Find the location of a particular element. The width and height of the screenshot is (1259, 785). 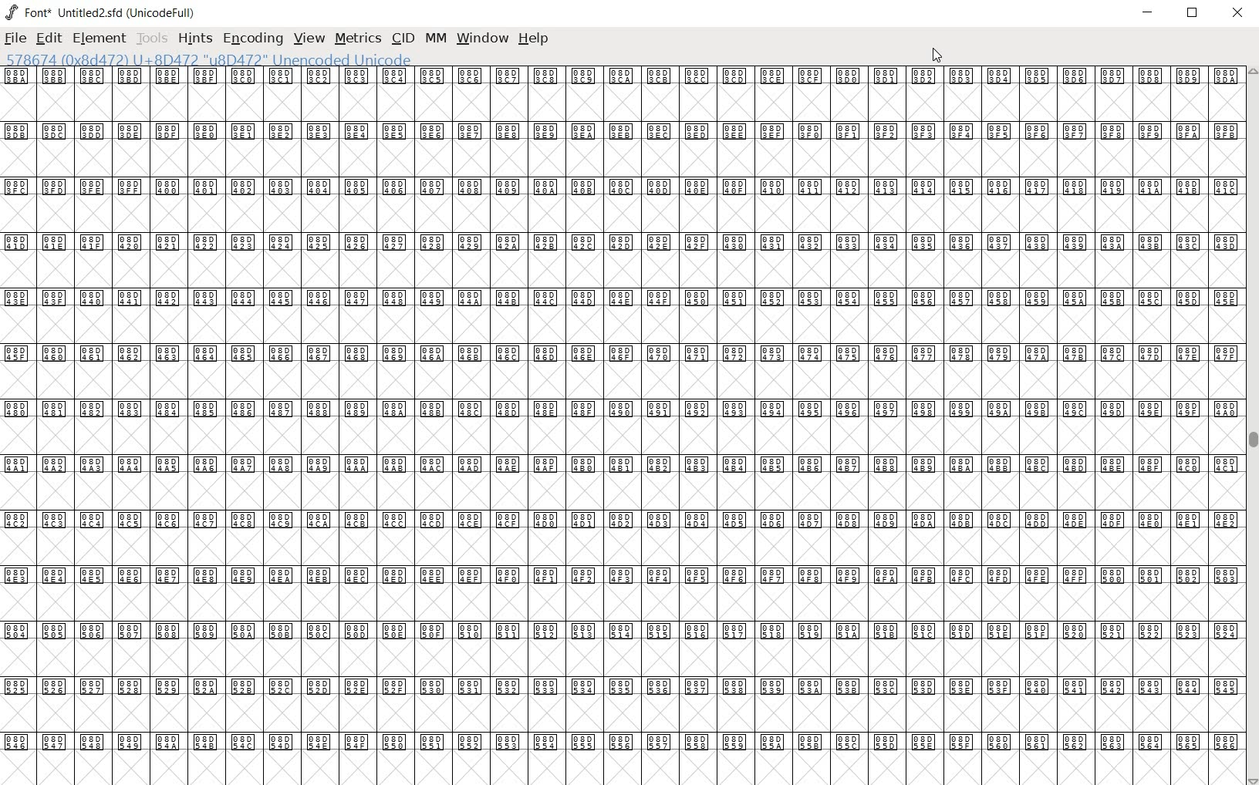

close is located at coordinates (1237, 13).